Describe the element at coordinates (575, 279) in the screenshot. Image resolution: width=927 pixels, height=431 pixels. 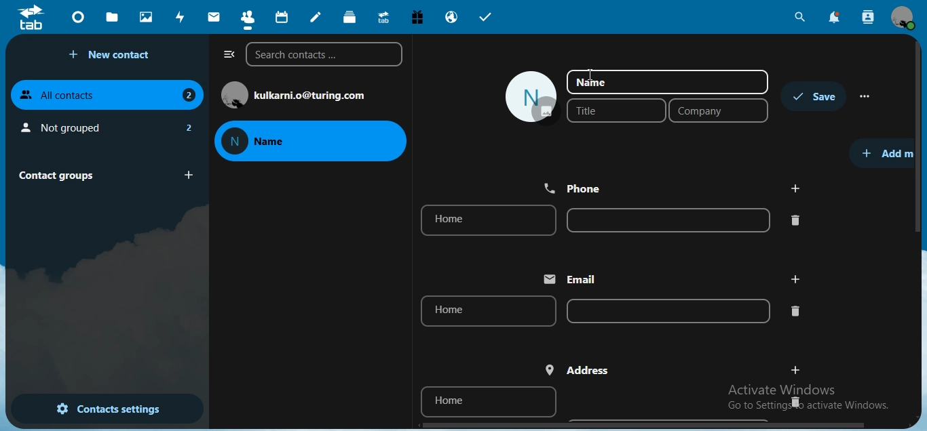
I see `eamil` at that location.